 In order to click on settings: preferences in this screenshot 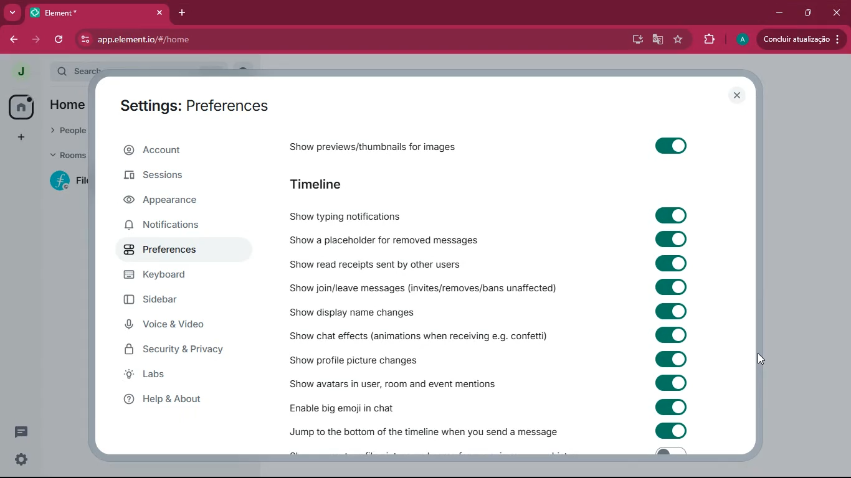, I will do `click(198, 106)`.